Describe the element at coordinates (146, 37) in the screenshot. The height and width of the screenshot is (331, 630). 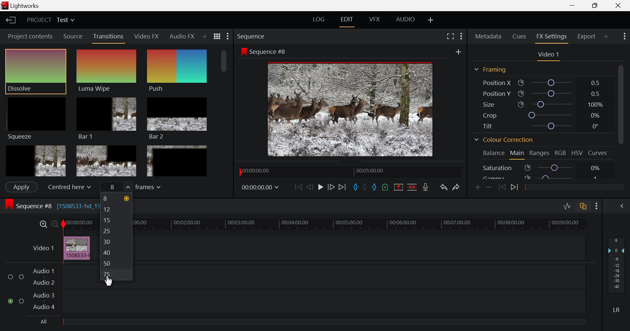
I see `Video FX` at that location.